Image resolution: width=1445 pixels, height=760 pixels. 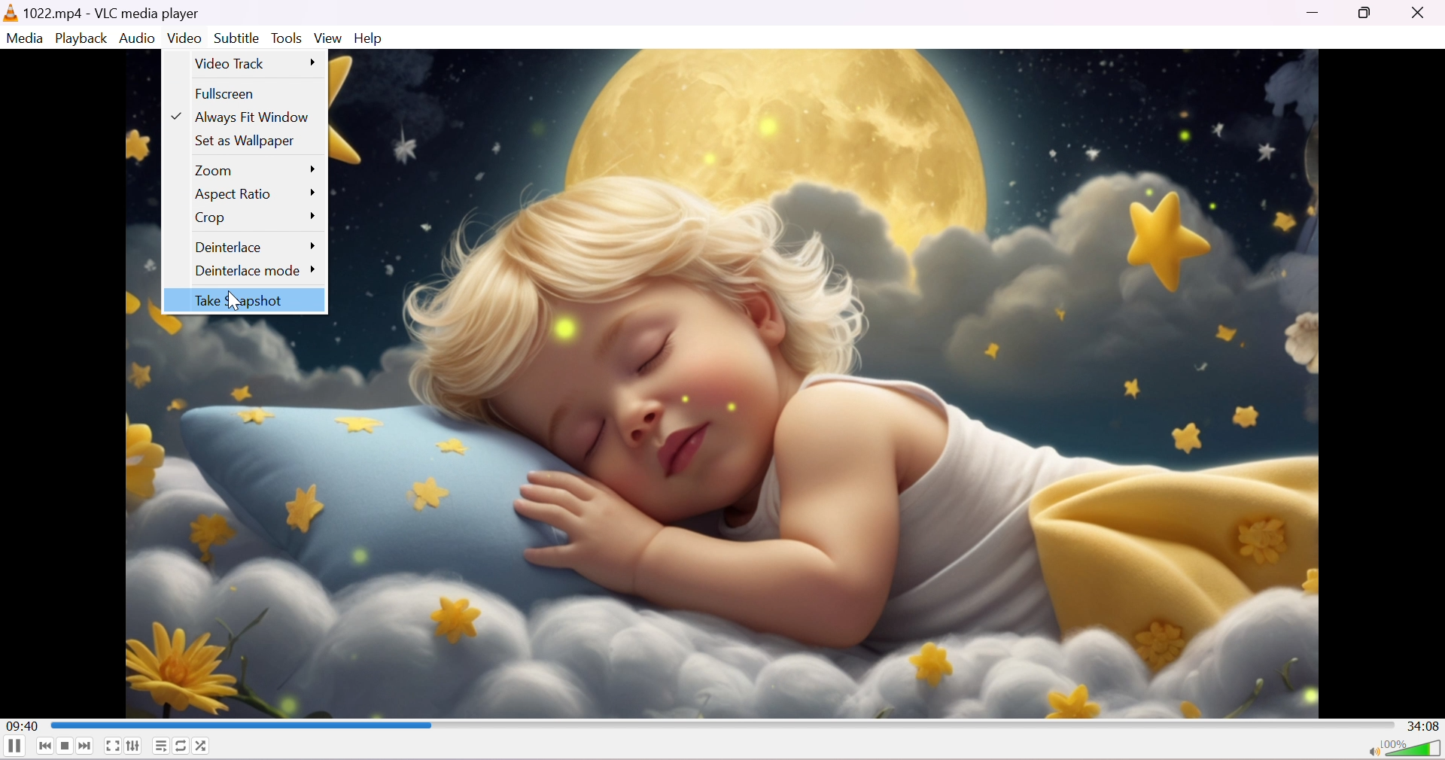 I want to click on 1022.mp4 - VLC media player, so click(x=112, y=12).